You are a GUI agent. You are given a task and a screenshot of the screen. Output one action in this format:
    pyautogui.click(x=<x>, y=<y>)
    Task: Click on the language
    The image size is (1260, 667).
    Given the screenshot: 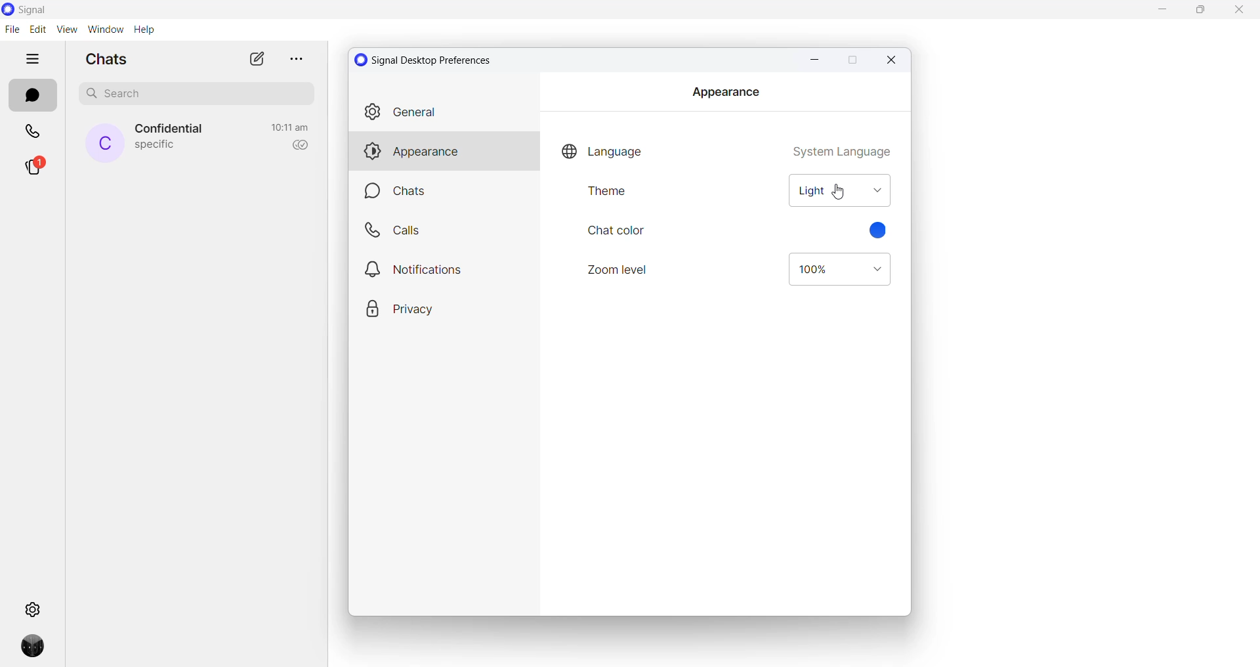 What is the action you would take?
    pyautogui.click(x=604, y=148)
    